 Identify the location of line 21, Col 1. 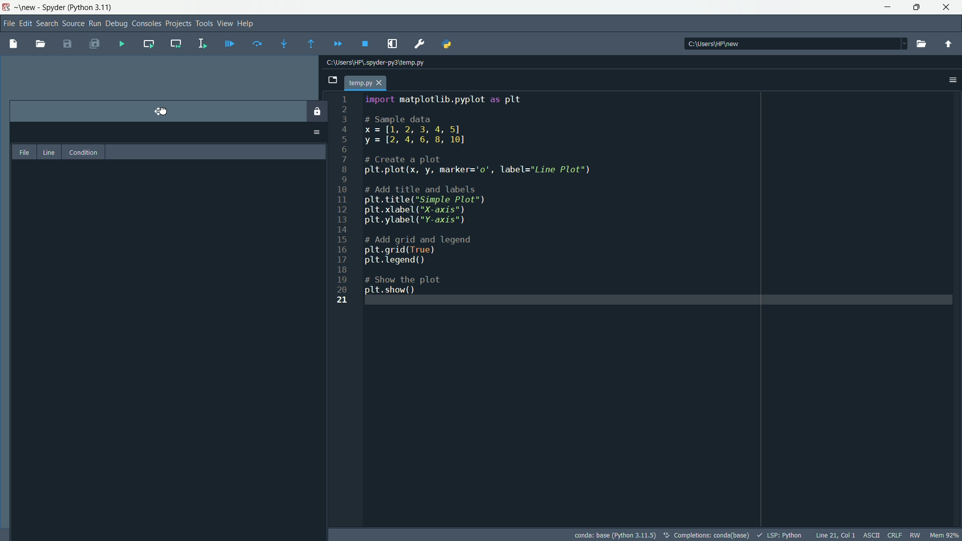
(835, 535).